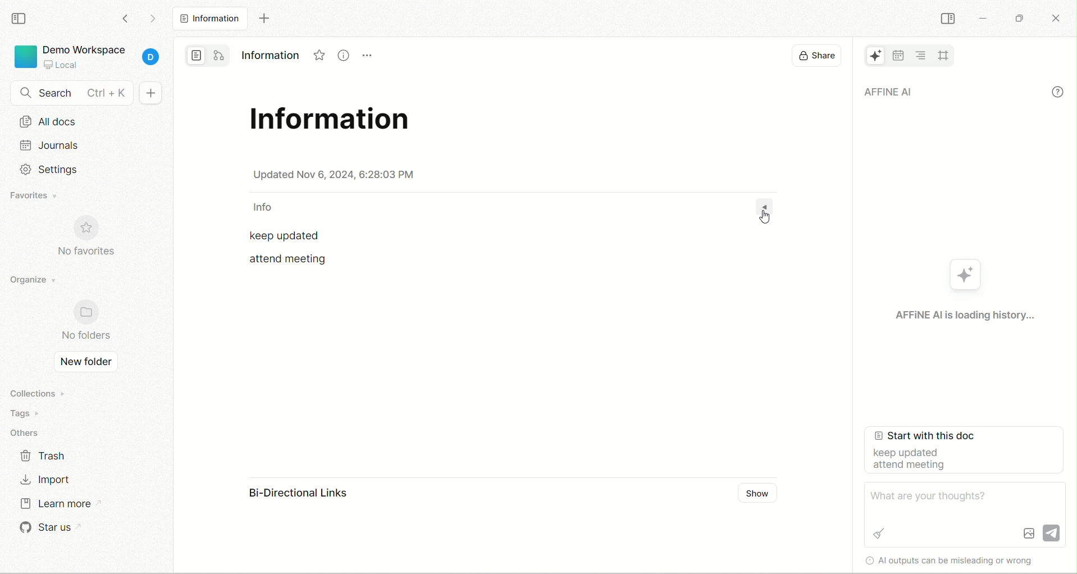 The height and width of the screenshot is (574, 1077). Describe the element at coordinates (280, 236) in the screenshot. I see `keep updated` at that location.